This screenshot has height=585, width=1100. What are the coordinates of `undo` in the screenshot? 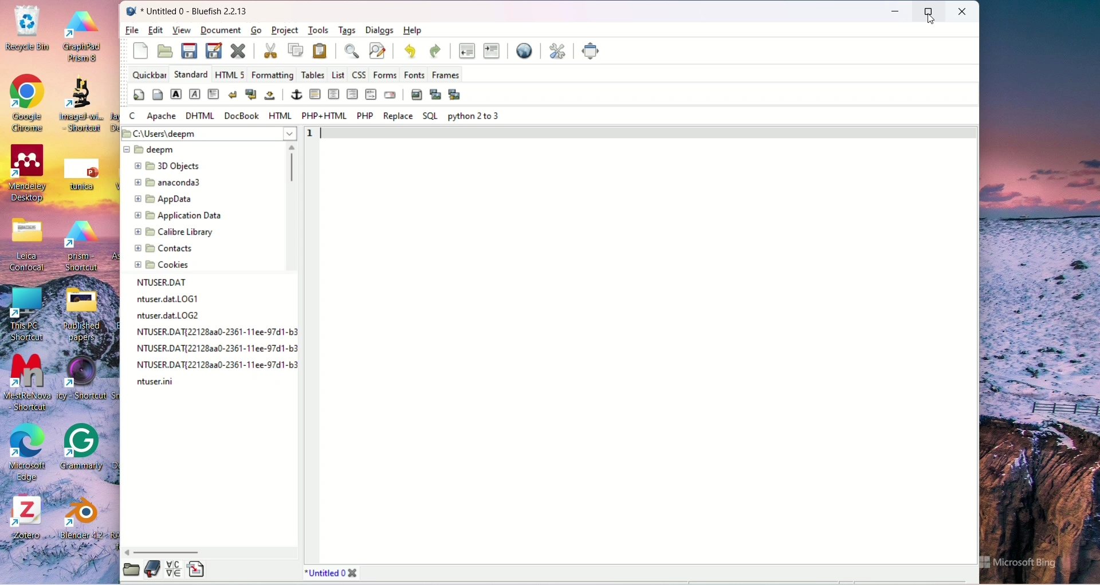 It's located at (411, 51).